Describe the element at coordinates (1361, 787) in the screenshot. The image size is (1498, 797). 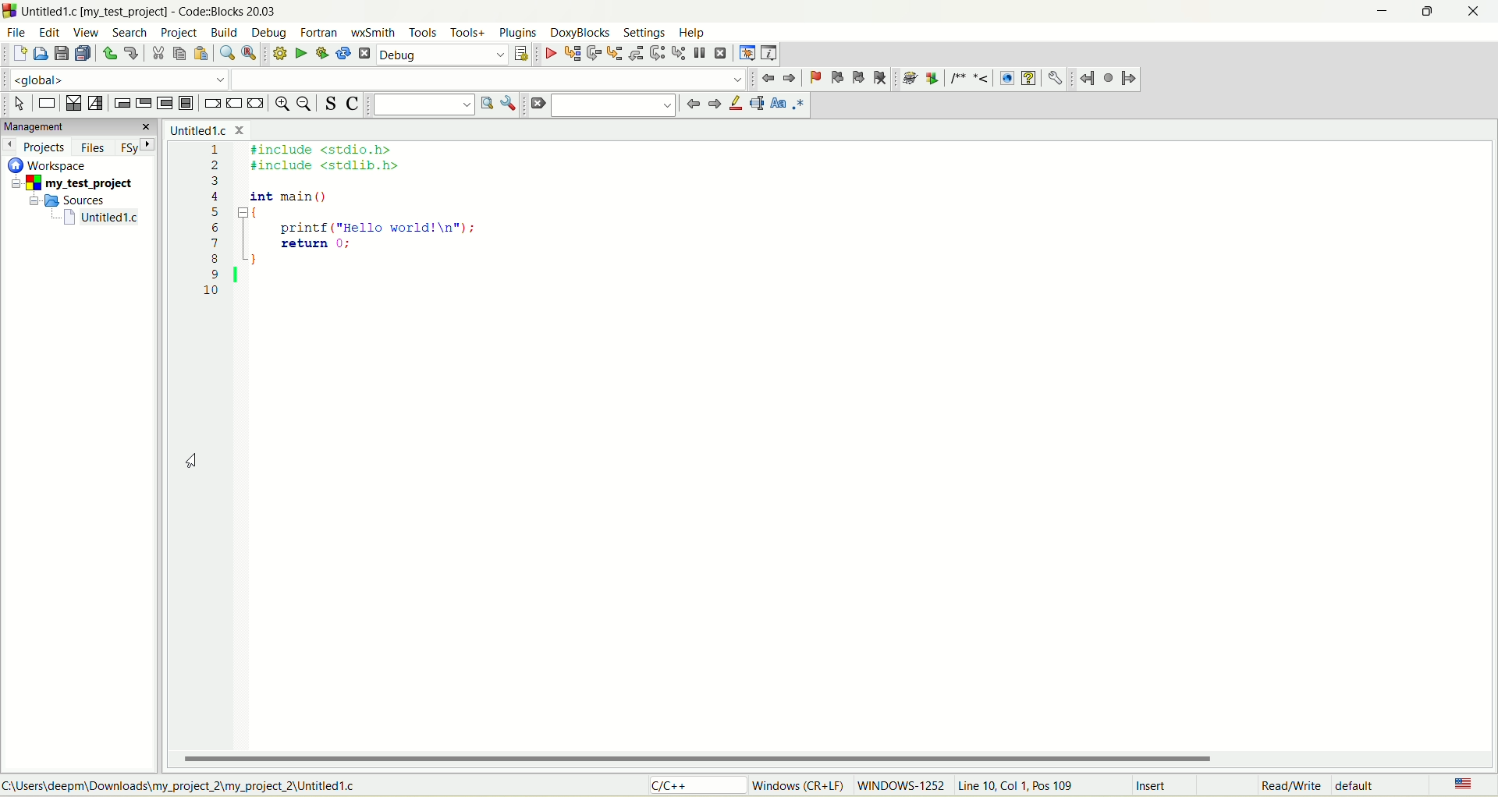
I see `default` at that location.